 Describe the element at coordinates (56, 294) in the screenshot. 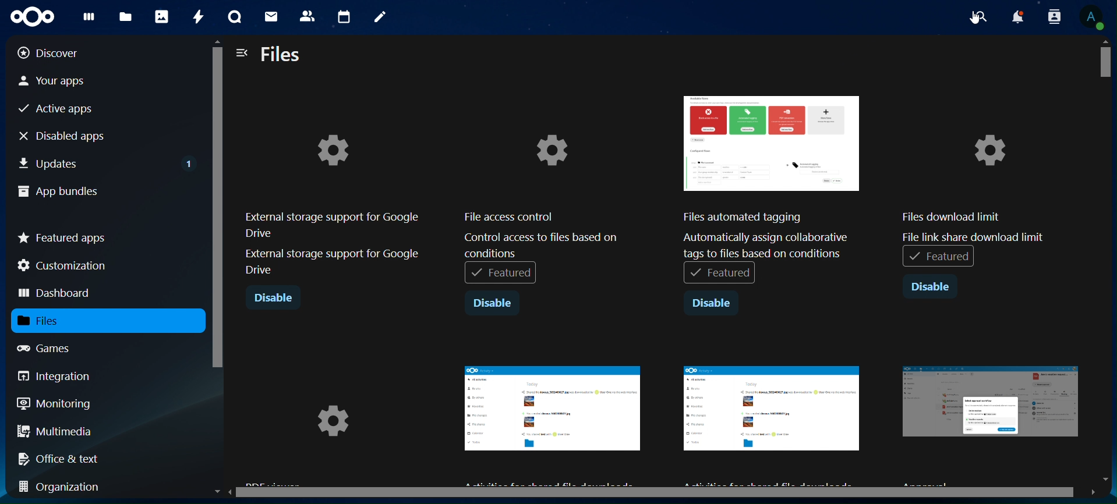

I see `dashboard` at that location.